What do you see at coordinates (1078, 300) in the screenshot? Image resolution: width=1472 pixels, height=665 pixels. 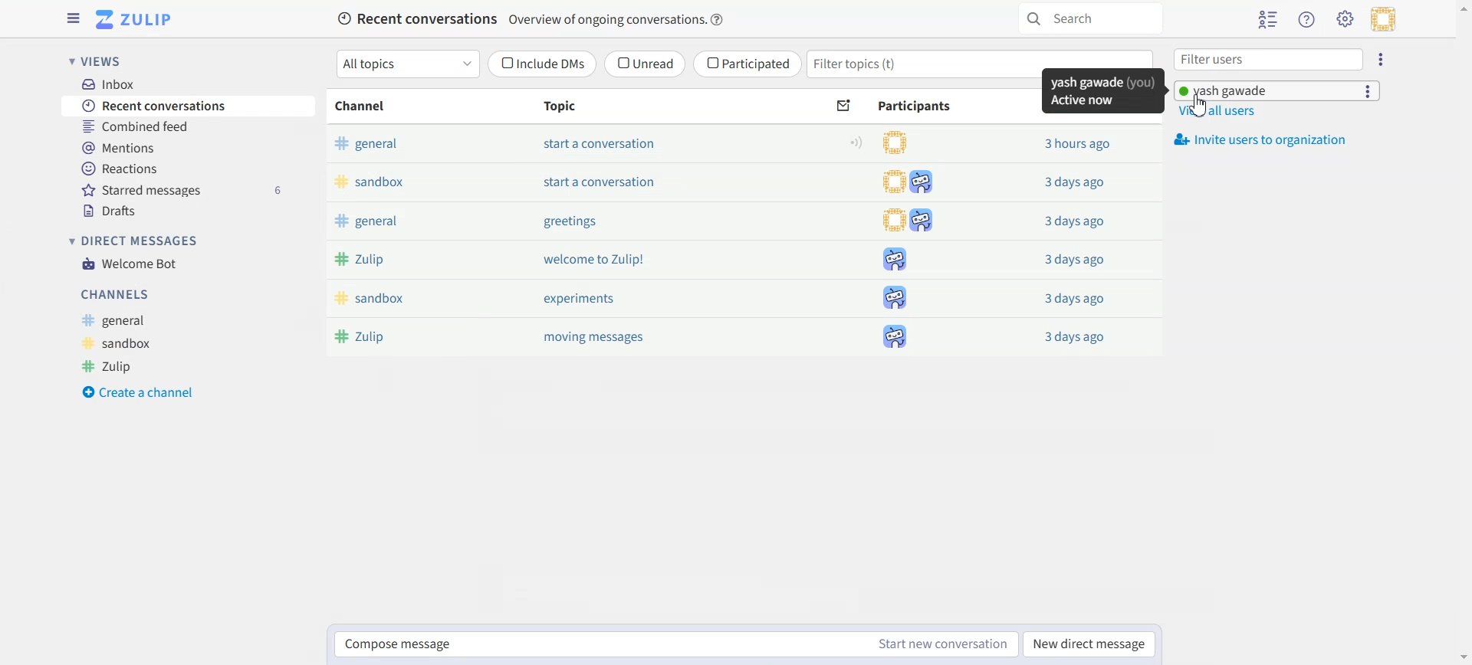 I see `3 days ago` at bounding box center [1078, 300].